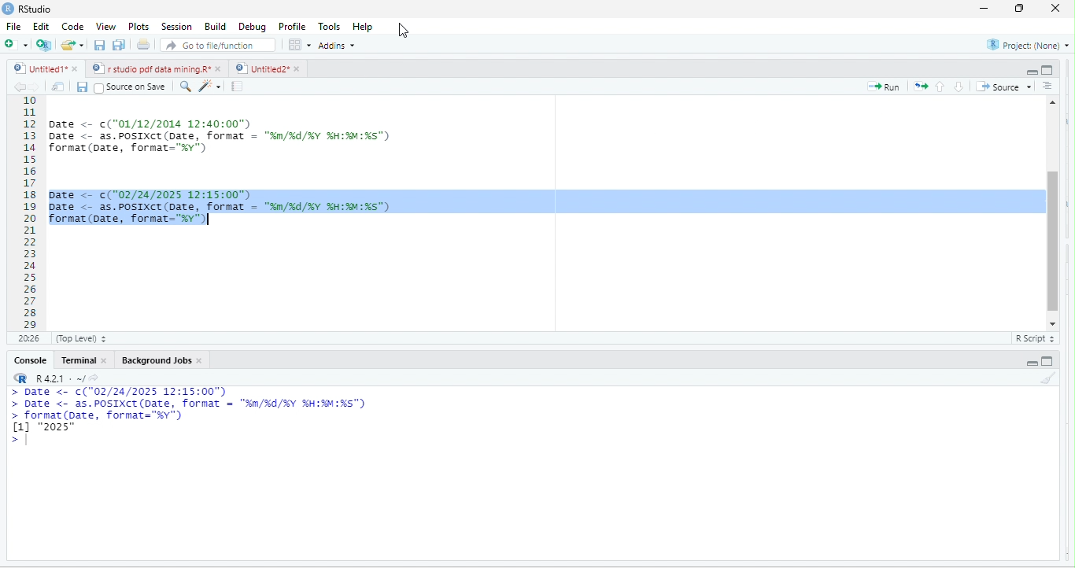 The image size is (1075, 568). I want to click on hide console, so click(1050, 70).